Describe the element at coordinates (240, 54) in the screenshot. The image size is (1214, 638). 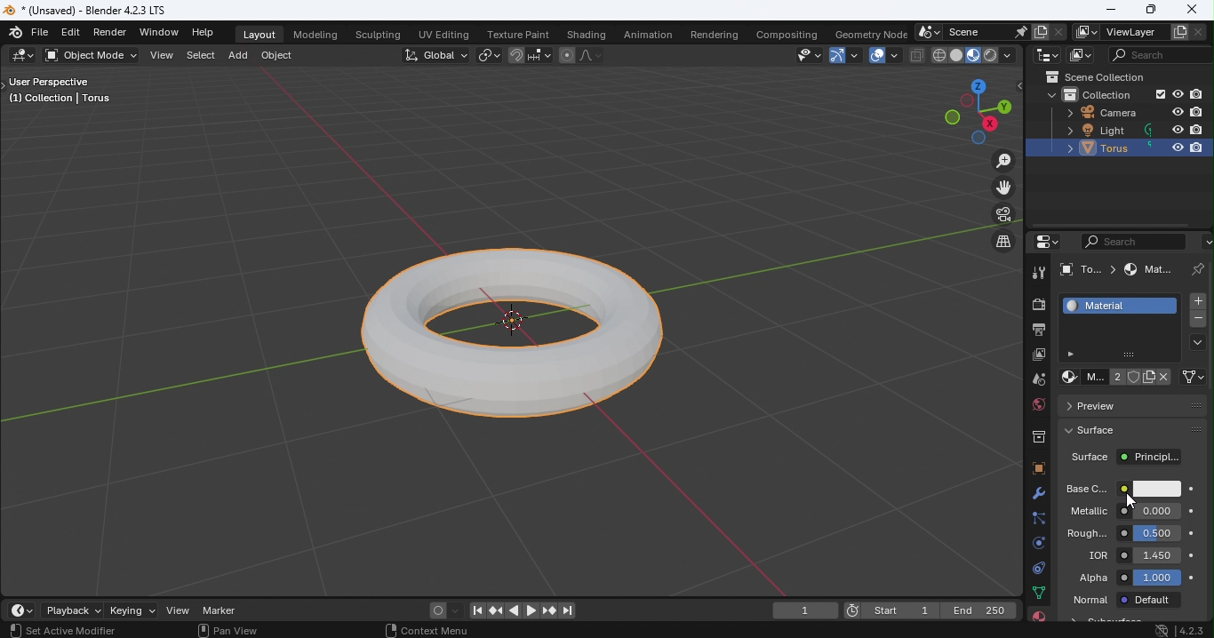
I see `Add` at that location.